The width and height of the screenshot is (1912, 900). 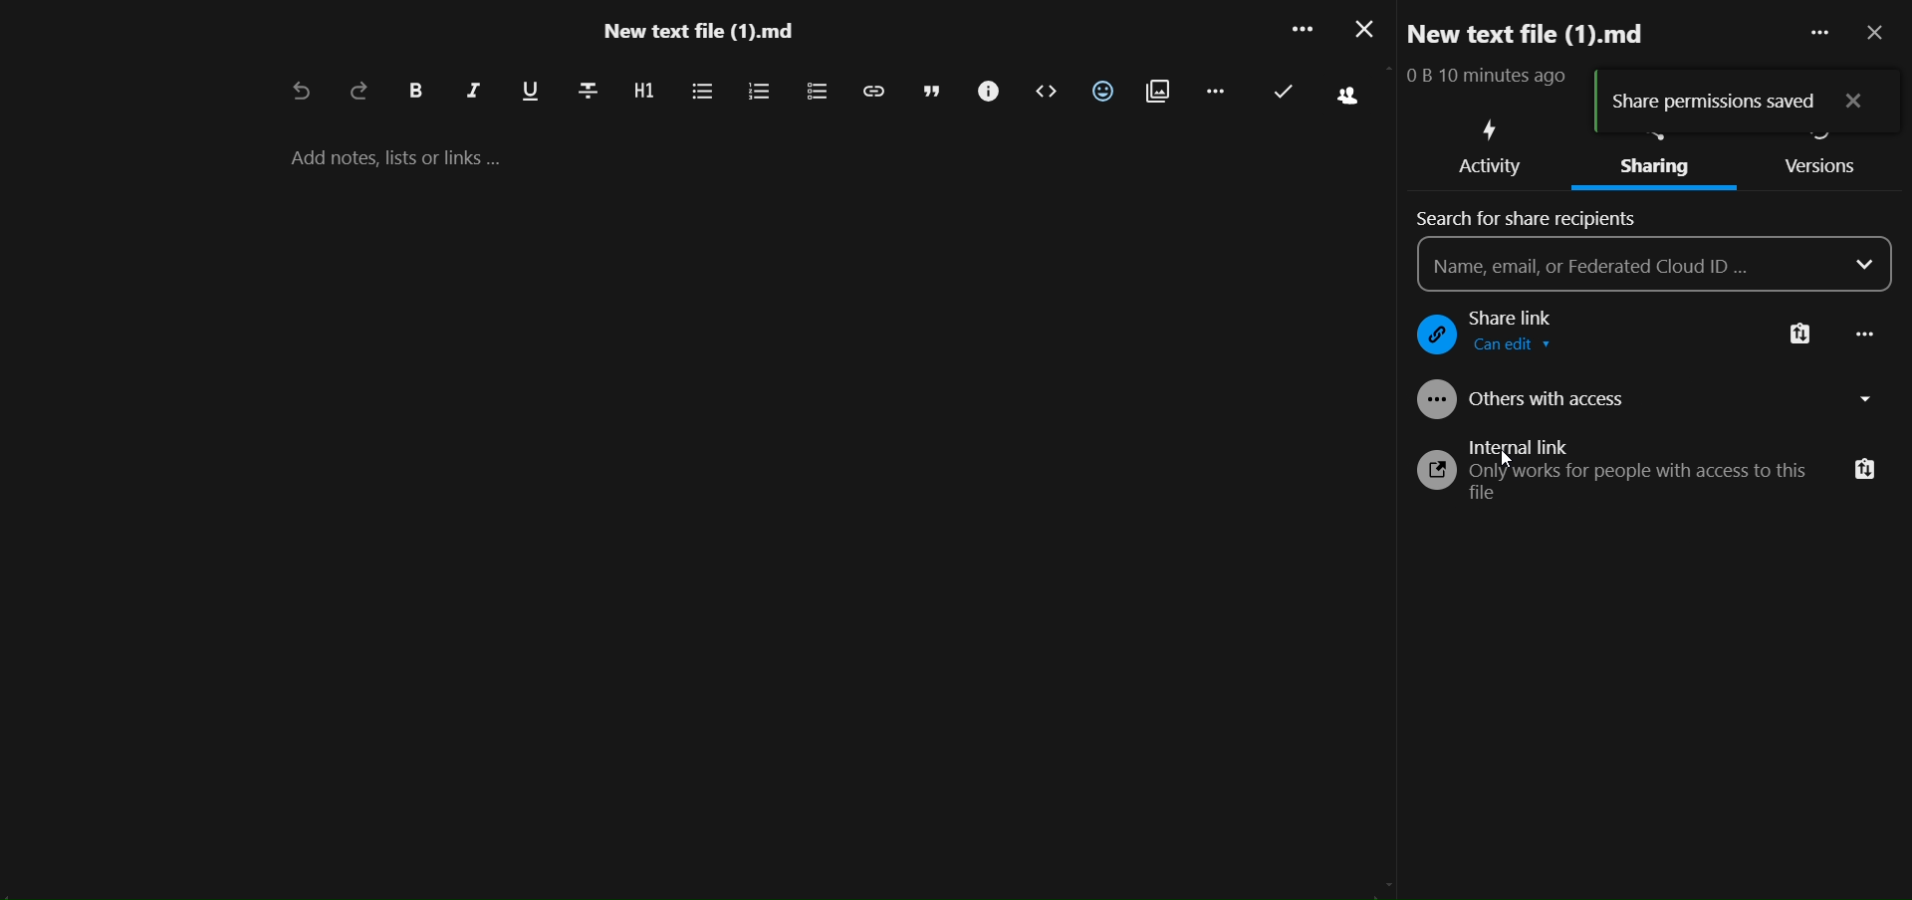 What do you see at coordinates (1343, 99) in the screenshot?
I see `active people` at bounding box center [1343, 99].